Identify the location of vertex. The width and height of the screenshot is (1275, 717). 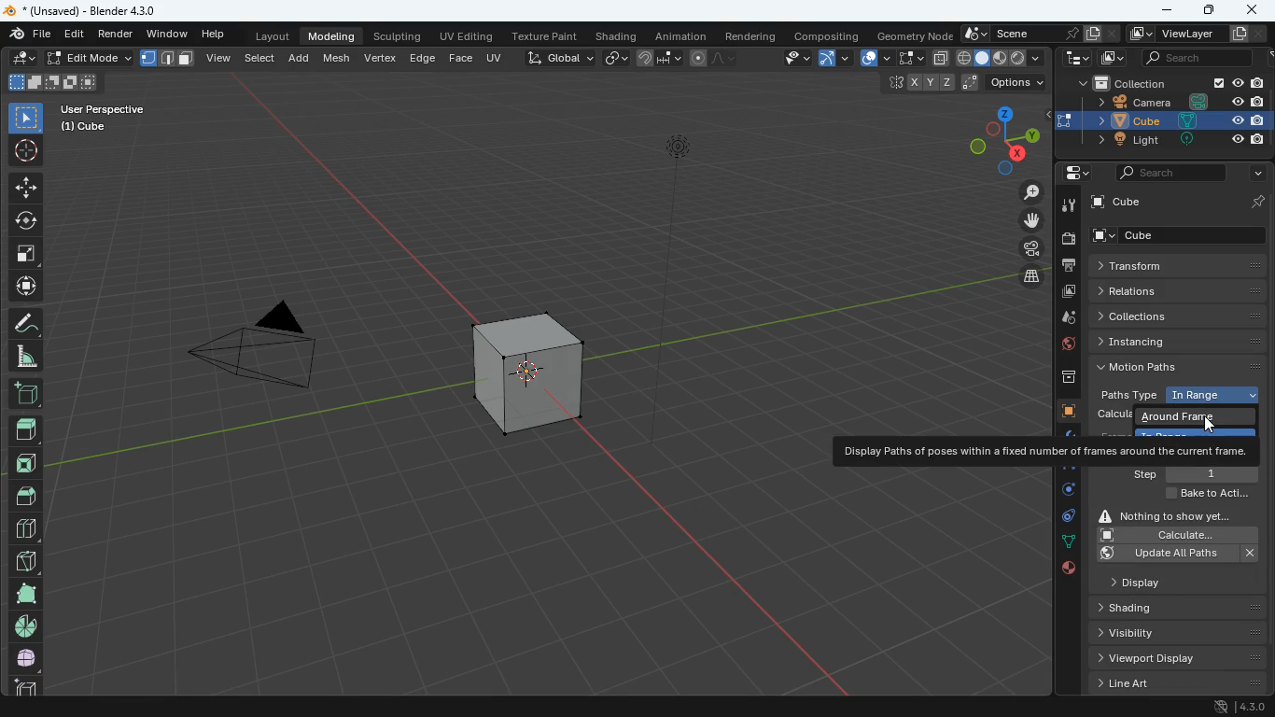
(380, 57).